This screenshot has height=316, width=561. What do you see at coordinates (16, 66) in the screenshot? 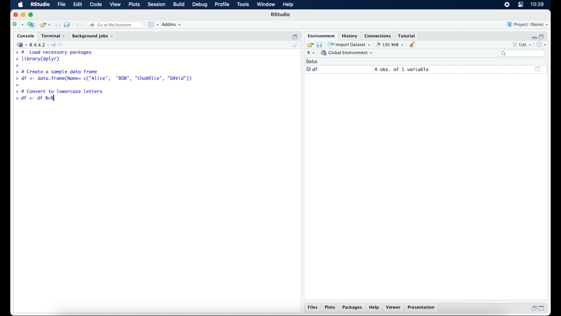
I see `command prompt` at bounding box center [16, 66].